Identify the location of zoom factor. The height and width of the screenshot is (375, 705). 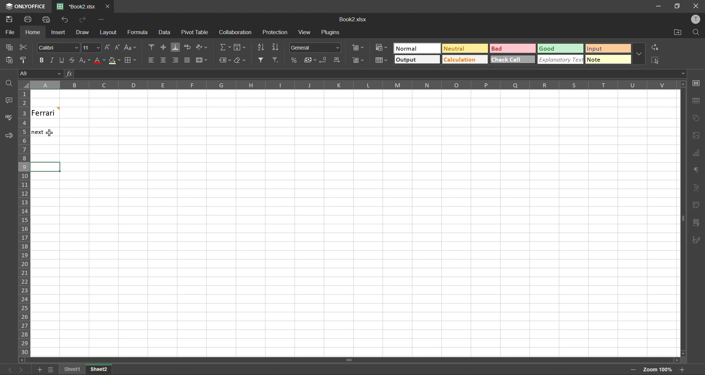
(658, 369).